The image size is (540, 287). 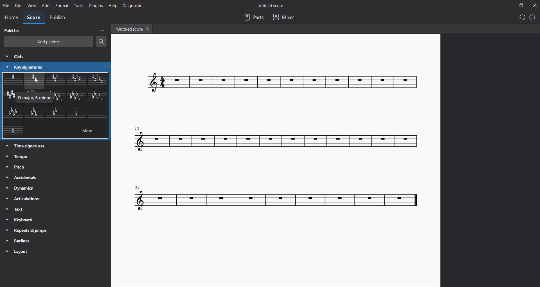 I want to click on dynamics, so click(x=23, y=189).